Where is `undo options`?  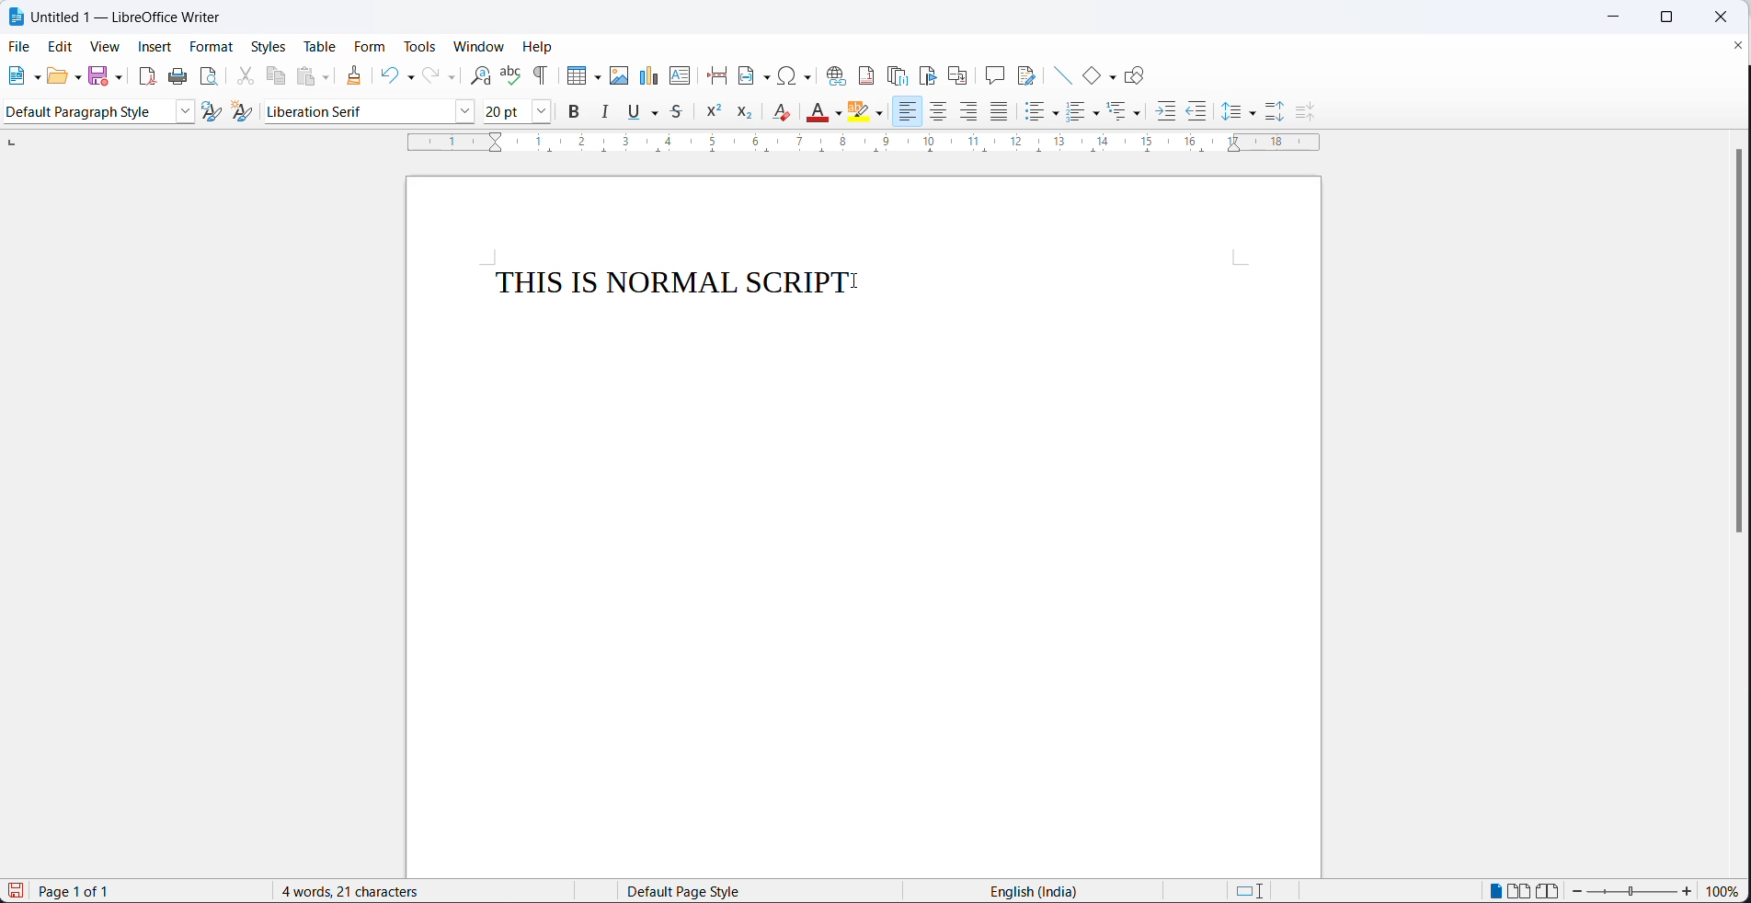
undo options is located at coordinates (407, 79).